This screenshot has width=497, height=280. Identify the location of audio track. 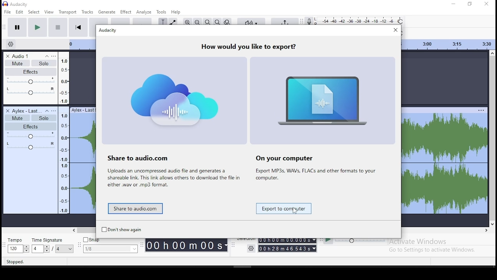
(444, 161).